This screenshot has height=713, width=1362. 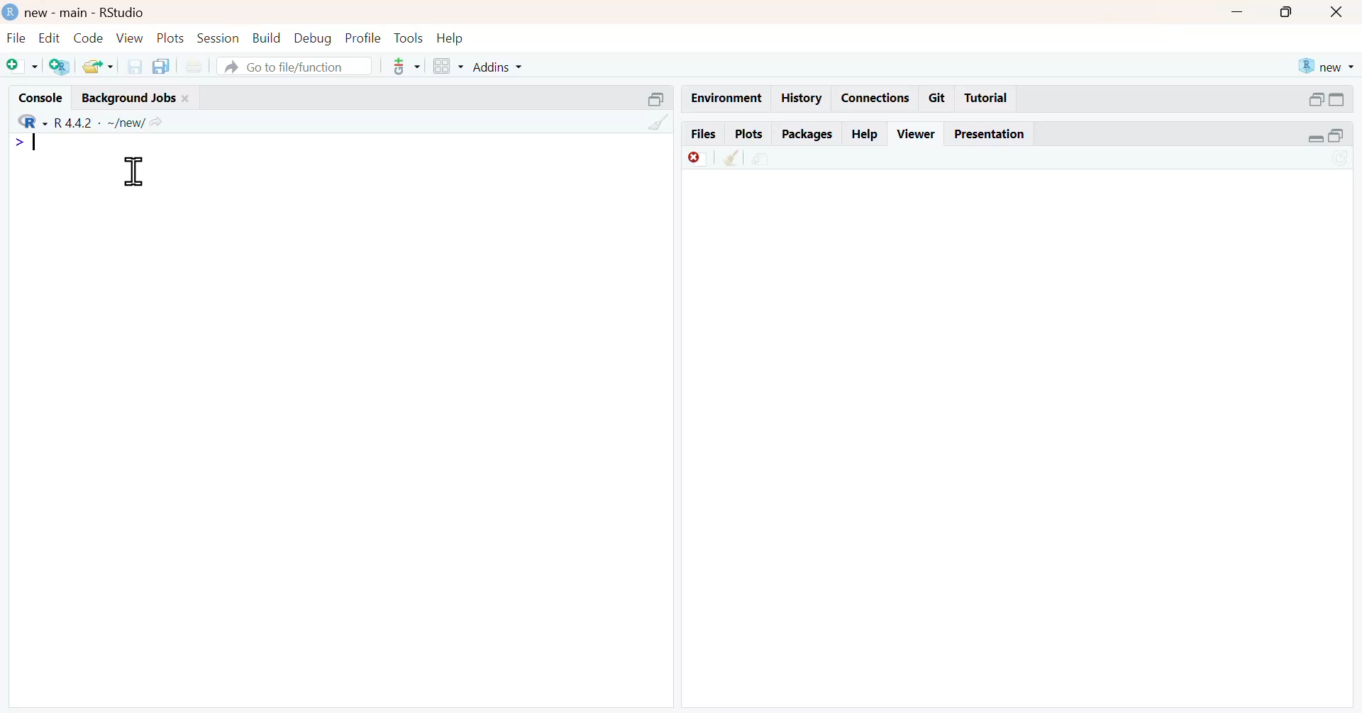 I want to click on viewer, so click(x=917, y=133).